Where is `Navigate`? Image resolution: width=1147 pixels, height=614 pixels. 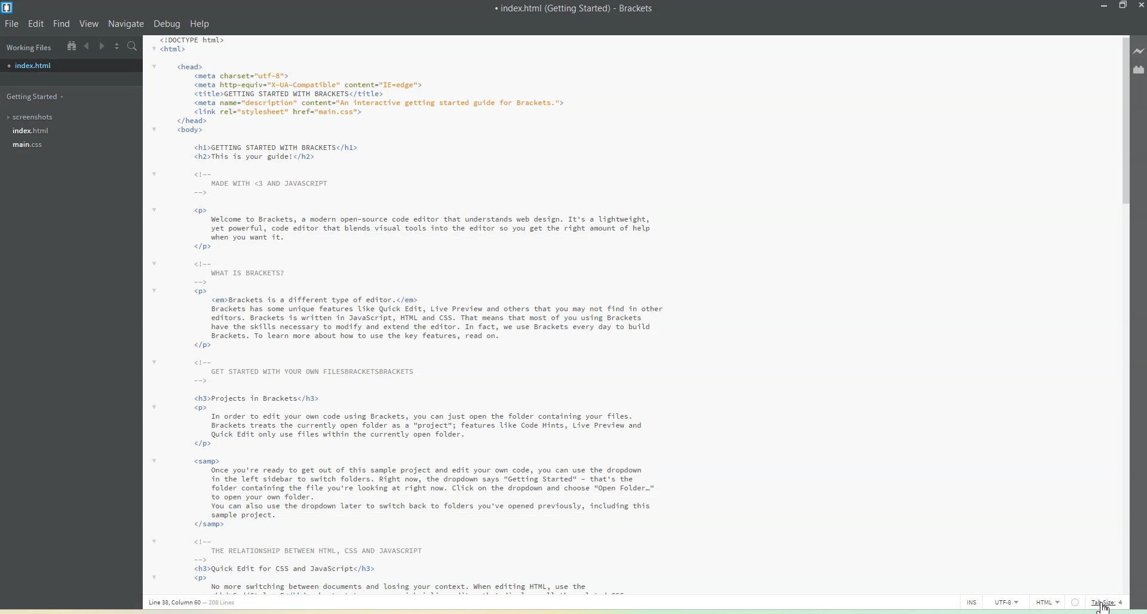
Navigate is located at coordinates (126, 24).